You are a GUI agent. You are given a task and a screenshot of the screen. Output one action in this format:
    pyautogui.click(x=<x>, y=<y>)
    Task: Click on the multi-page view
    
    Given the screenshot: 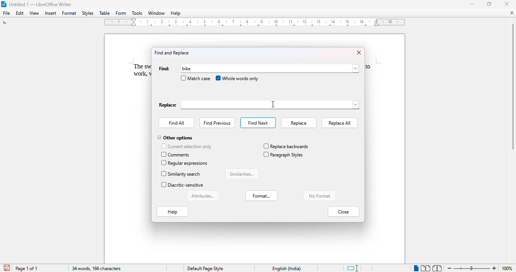 What is the action you would take?
    pyautogui.click(x=426, y=268)
    